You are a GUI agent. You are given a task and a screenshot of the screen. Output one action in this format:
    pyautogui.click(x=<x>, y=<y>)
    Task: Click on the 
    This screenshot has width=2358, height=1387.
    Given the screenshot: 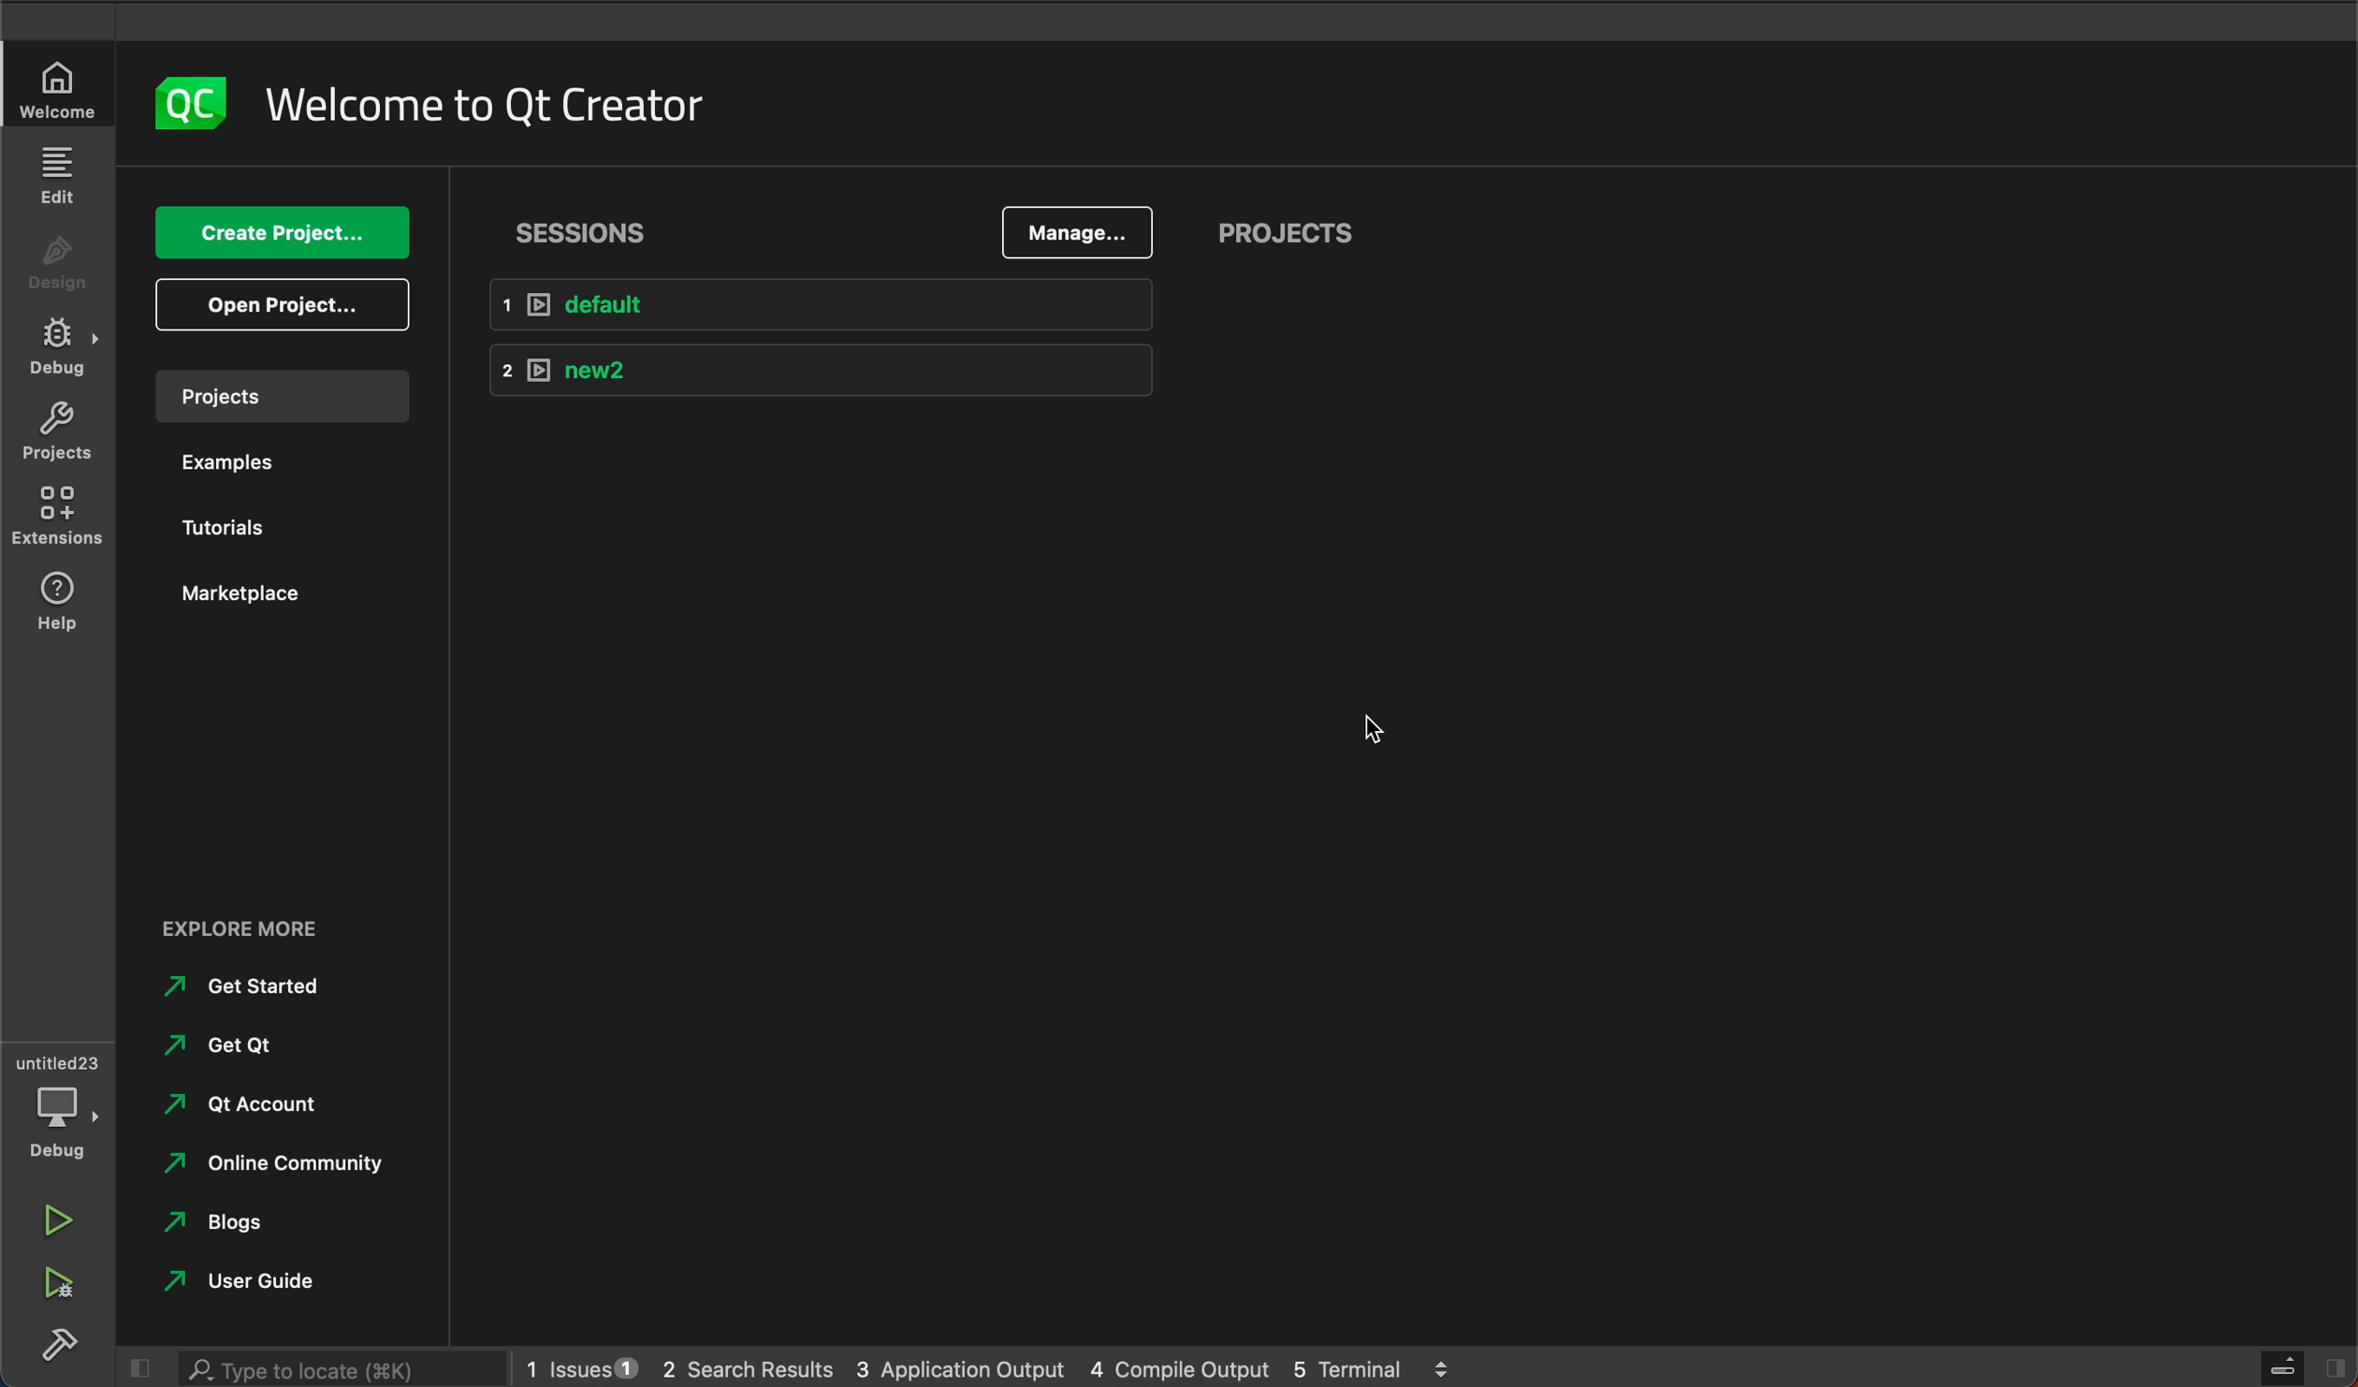 What is the action you would take?
    pyautogui.click(x=60, y=1349)
    